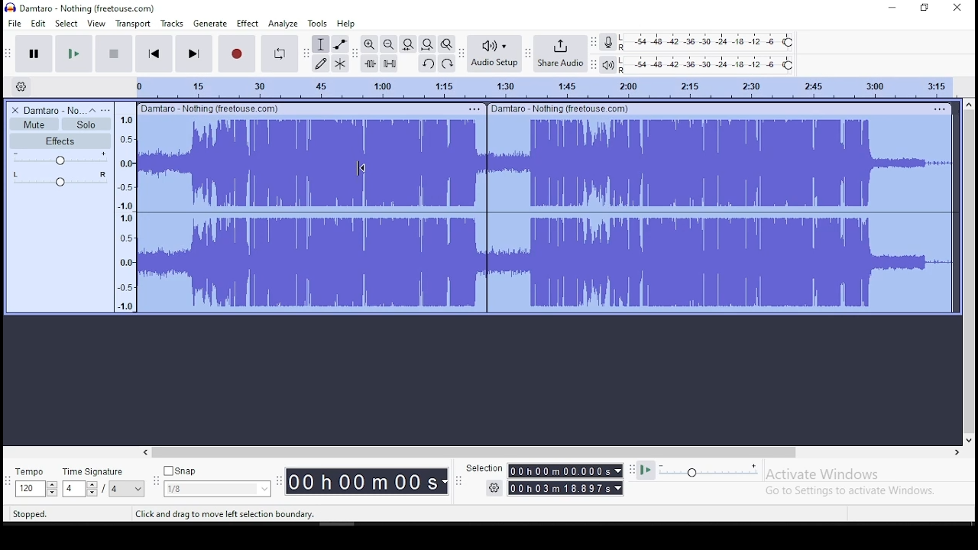 This screenshot has height=550, width=978. What do you see at coordinates (278, 54) in the screenshot?
I see `enable looping` at bounding box center [278, 54].